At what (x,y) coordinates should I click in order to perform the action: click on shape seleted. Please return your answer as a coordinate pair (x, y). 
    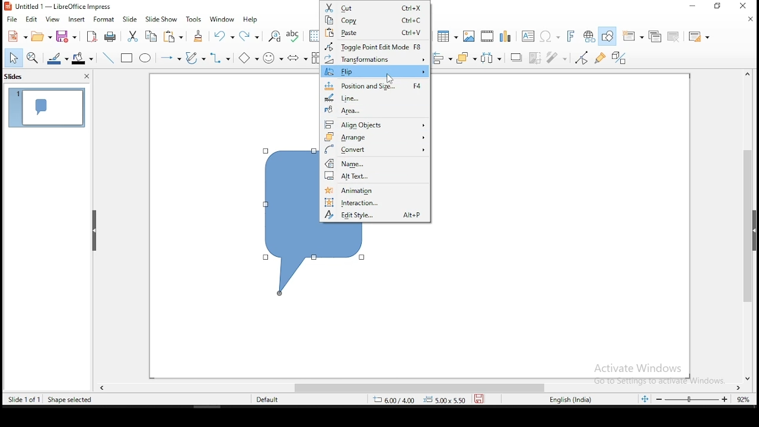
    Looking at the image, I should click on (71, 400).